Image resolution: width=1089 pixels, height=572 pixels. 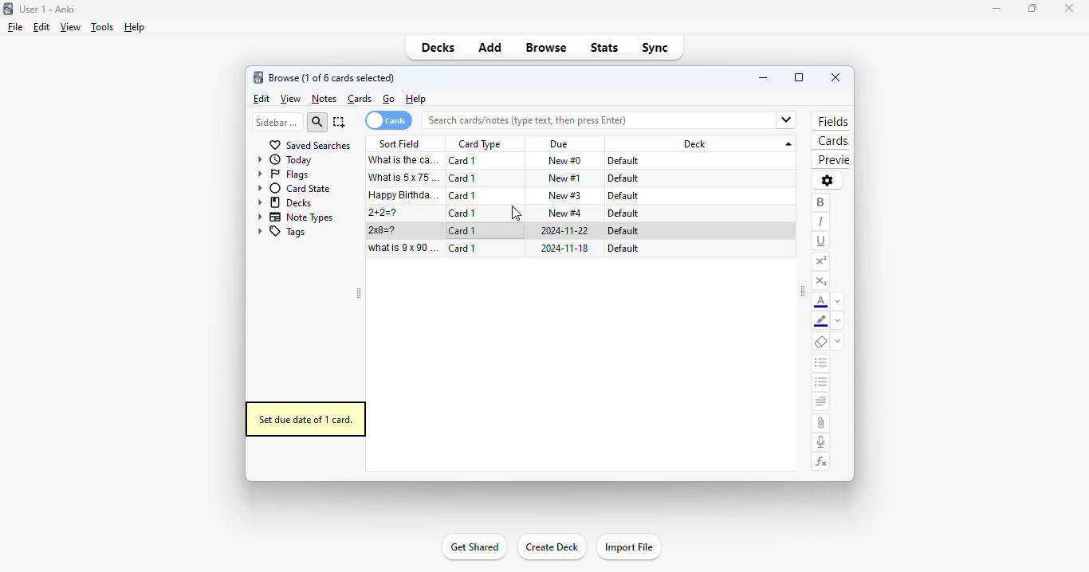 I want to click on get shared, so click(x=473, y=548).